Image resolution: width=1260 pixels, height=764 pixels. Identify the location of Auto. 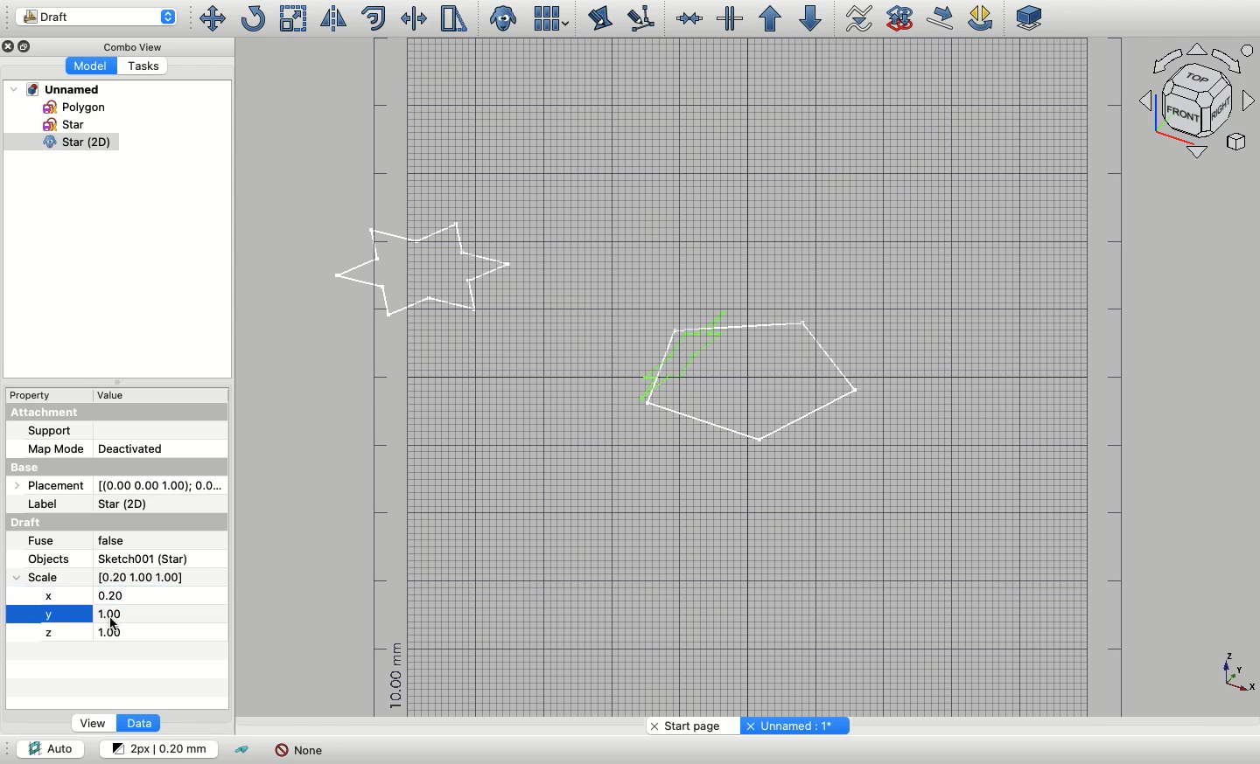
(50, 747).